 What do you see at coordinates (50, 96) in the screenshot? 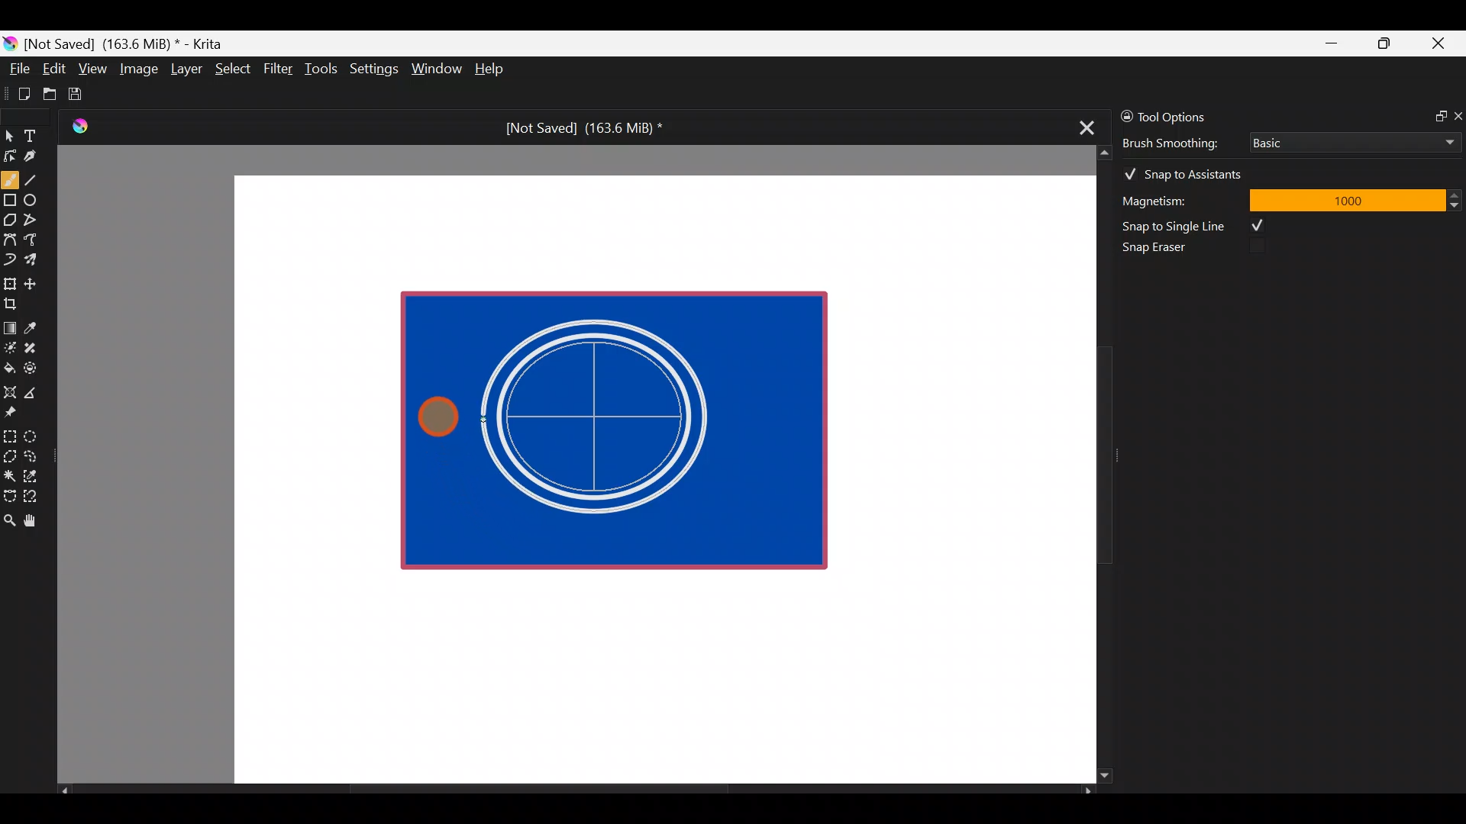
I see `Open an existing document` at bounding box center [50, 96].